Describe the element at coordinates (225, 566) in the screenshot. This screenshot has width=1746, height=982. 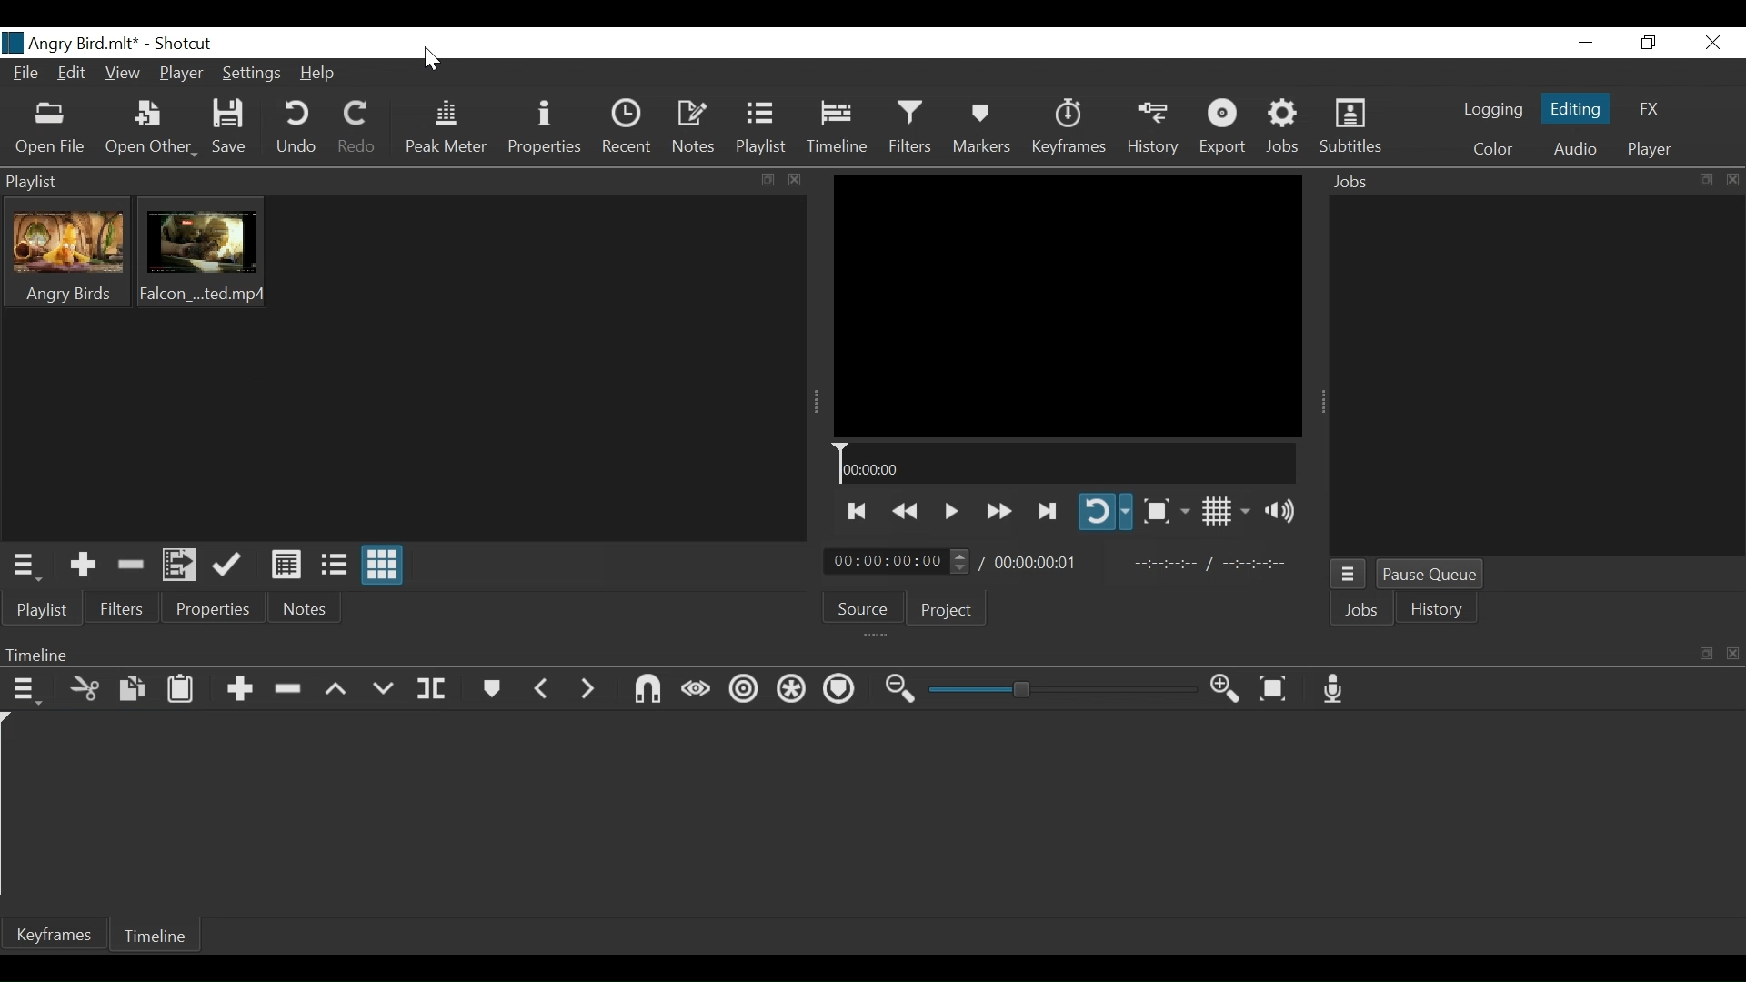
I see `Update` at that location.